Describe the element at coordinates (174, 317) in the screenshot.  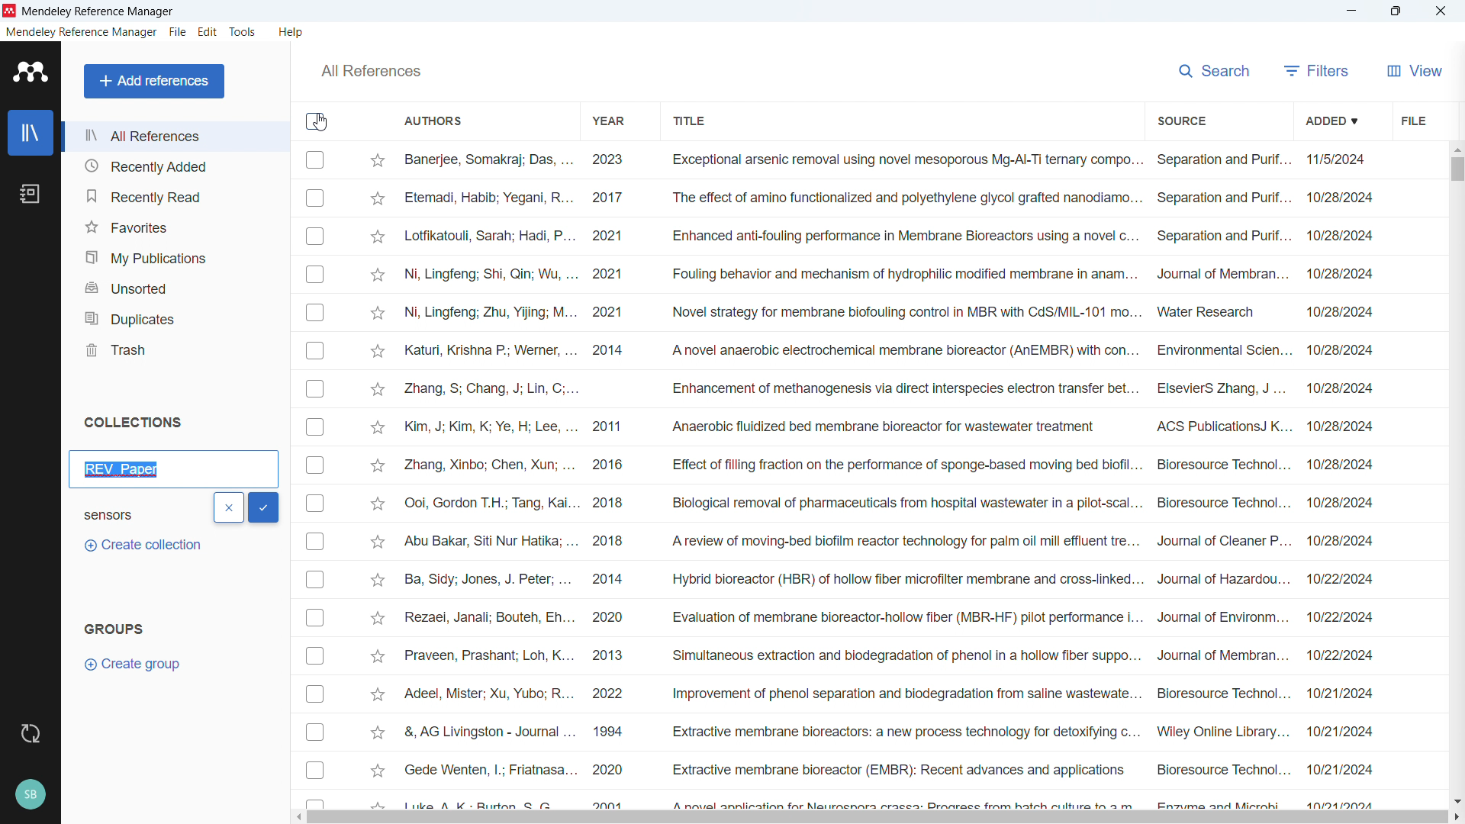
I see `Duplicates ` at that location.